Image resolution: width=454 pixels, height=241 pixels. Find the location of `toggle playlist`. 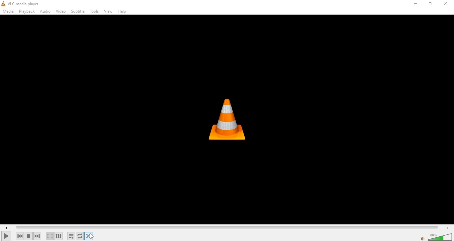

toggle playlist is located at coordinates (71, 236).